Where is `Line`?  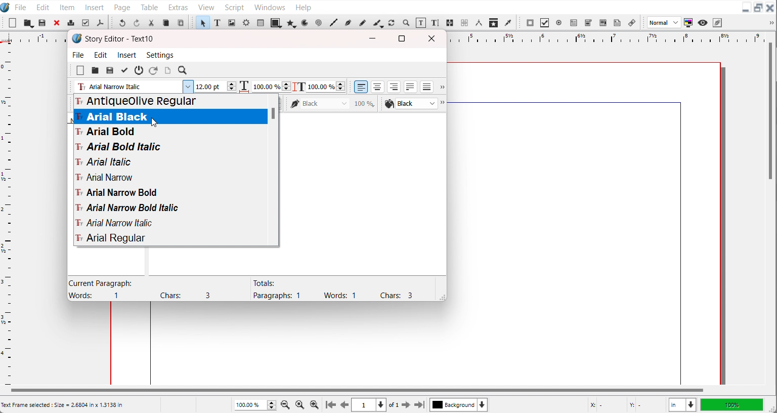 Line is located at coordinates (333, 23).